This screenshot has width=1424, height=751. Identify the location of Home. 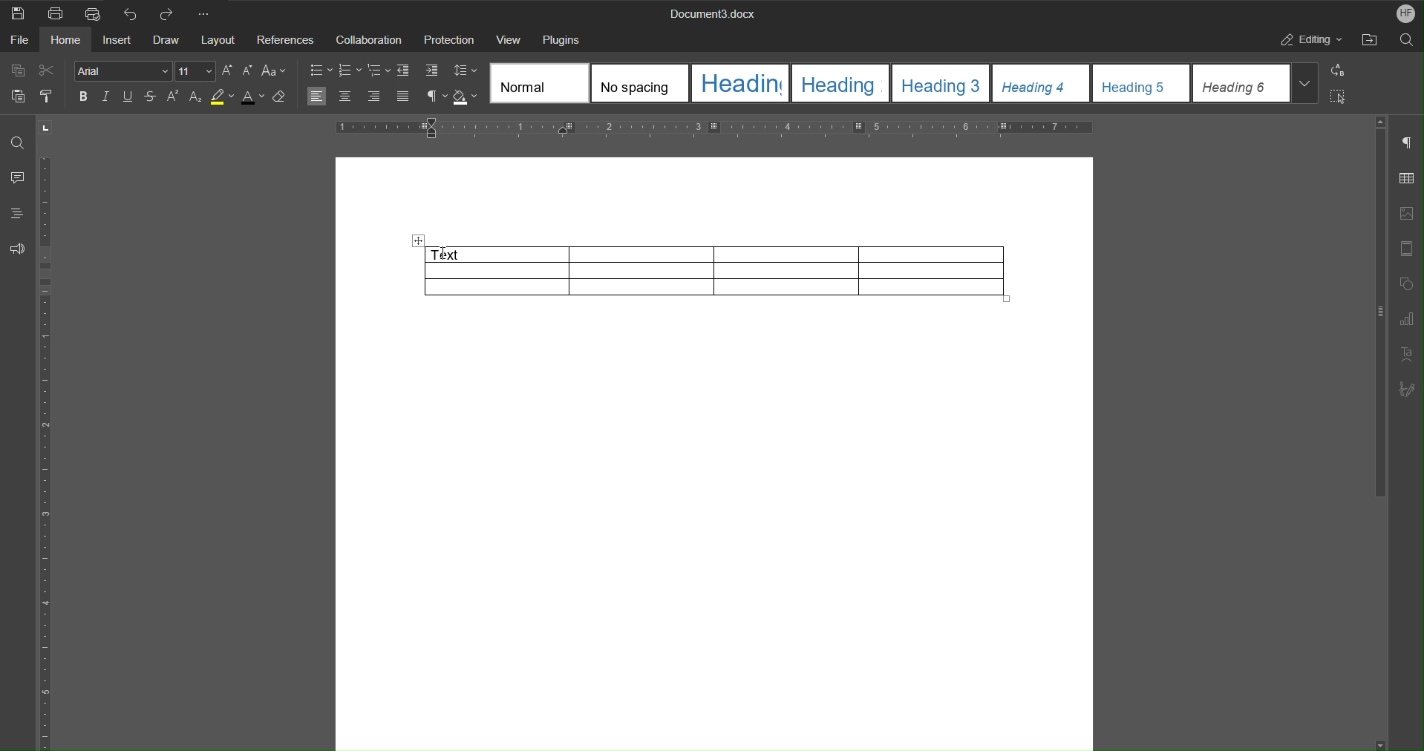
(67, 41).